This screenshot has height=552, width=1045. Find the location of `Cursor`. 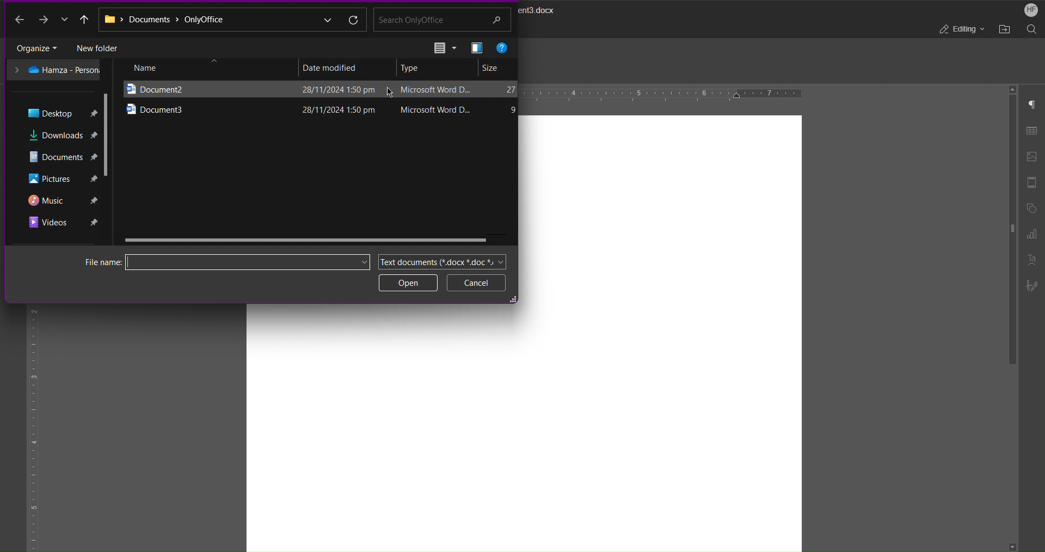

Cursor is located at coordinates (387, 94).